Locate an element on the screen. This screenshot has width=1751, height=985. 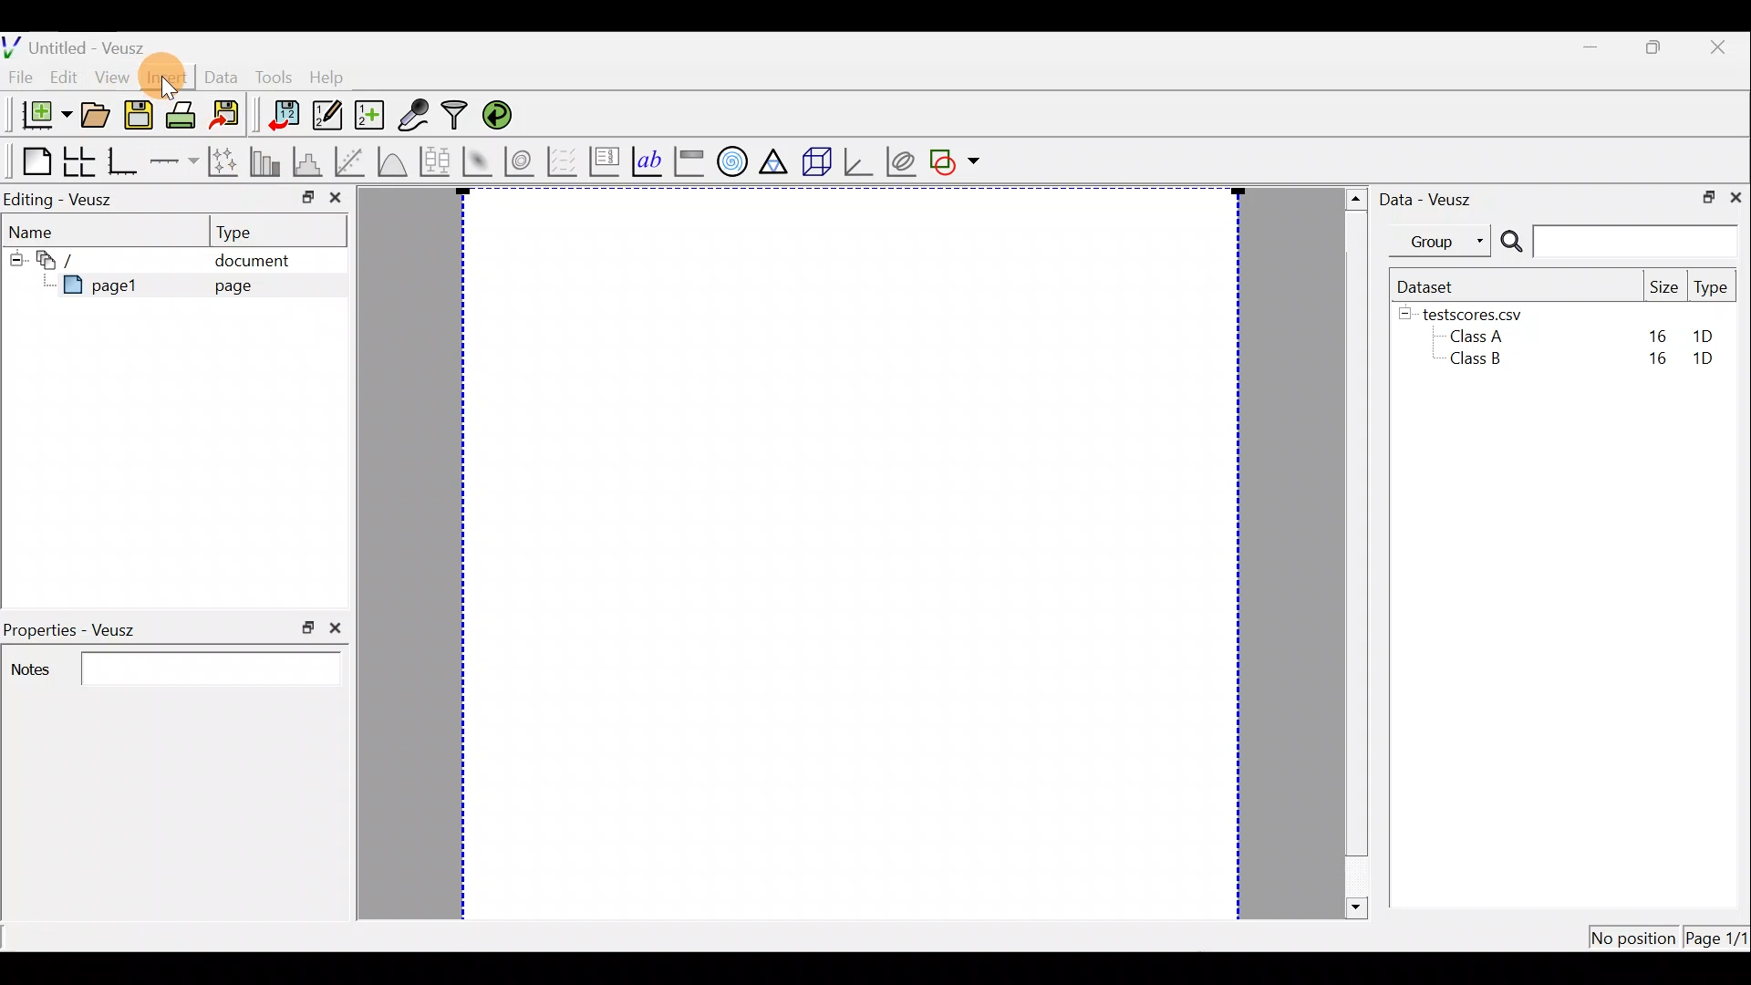
3d scene is located at coordinates (817, 161).